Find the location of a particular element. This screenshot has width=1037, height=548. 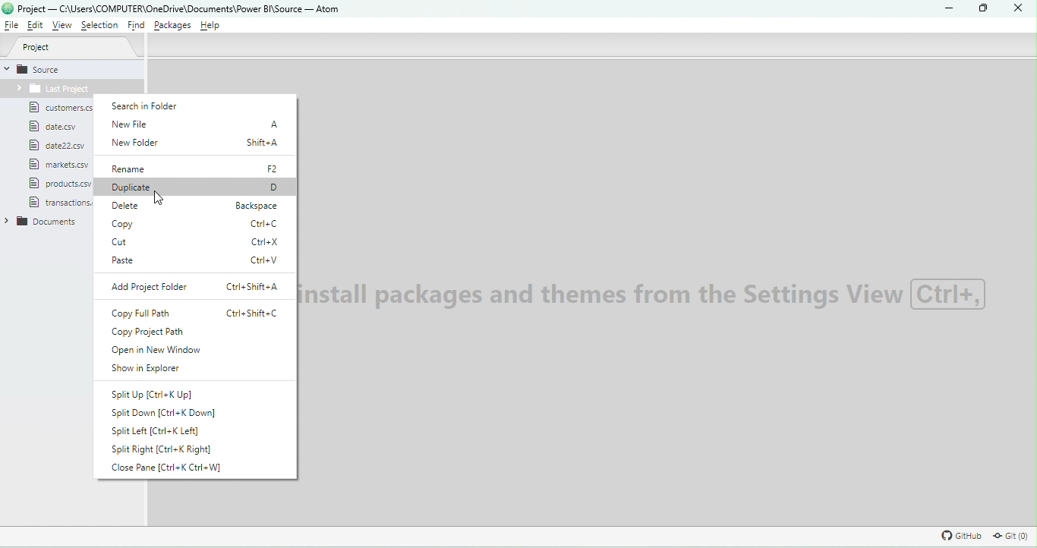

Git repository is located at coordinates (1006, 536).